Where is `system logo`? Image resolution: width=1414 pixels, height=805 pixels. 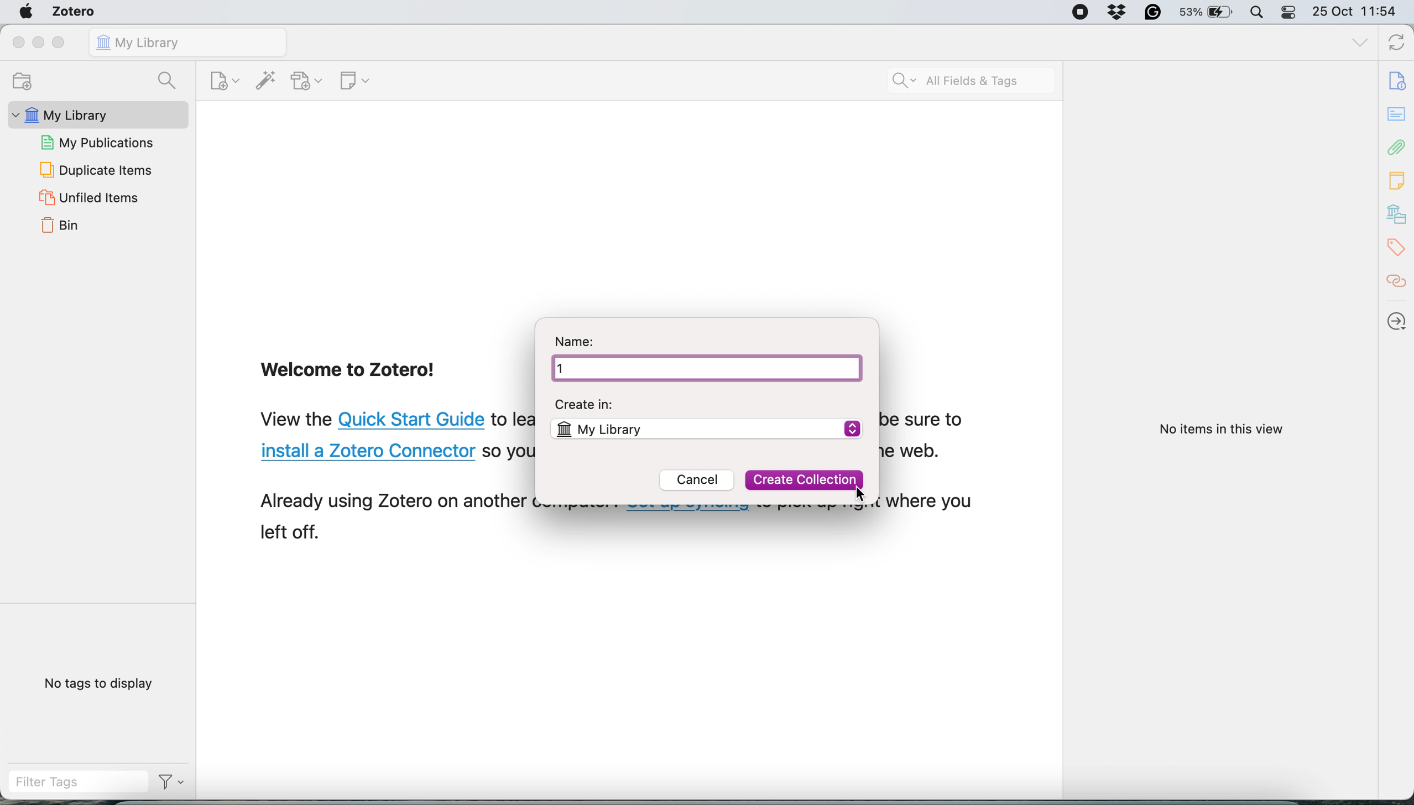
system logo is located at coordinates (24, 12).